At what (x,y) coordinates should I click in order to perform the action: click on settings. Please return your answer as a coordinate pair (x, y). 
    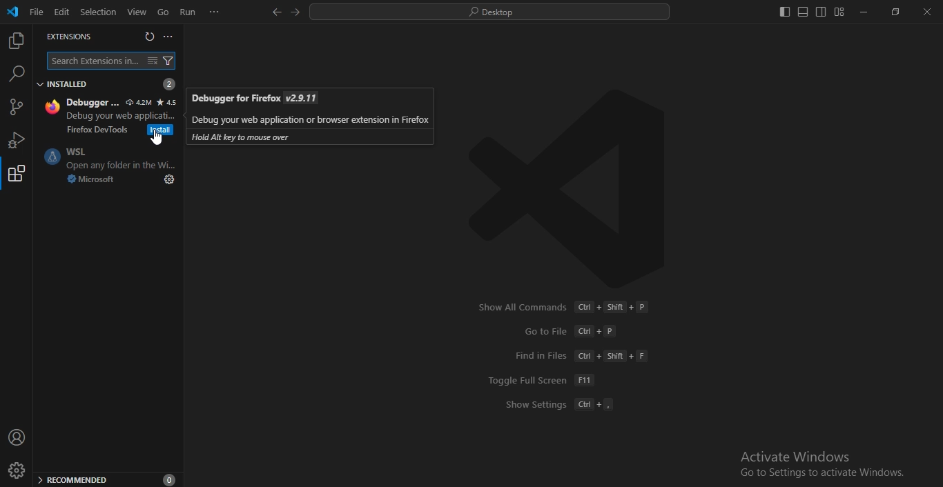
    Looking at the image, I should click on (167, 179).